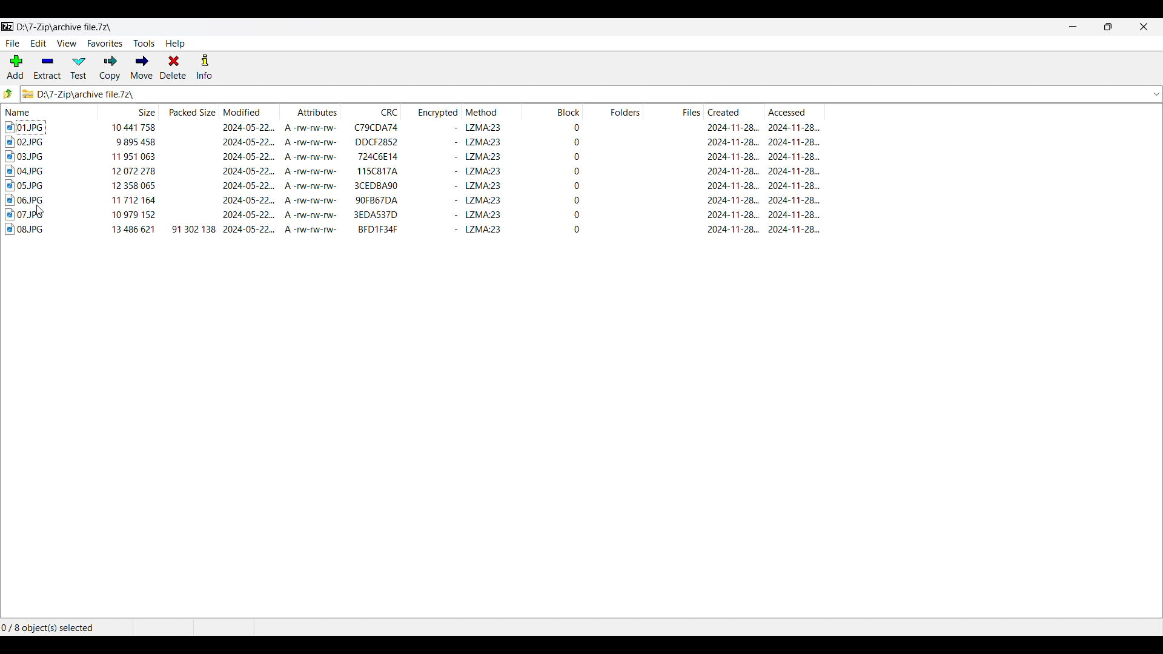 The height and width of the screenshot is (654, 1163). Describe the element at coordinates (50, 111) in the screenshot. I see `Name column` at that location.